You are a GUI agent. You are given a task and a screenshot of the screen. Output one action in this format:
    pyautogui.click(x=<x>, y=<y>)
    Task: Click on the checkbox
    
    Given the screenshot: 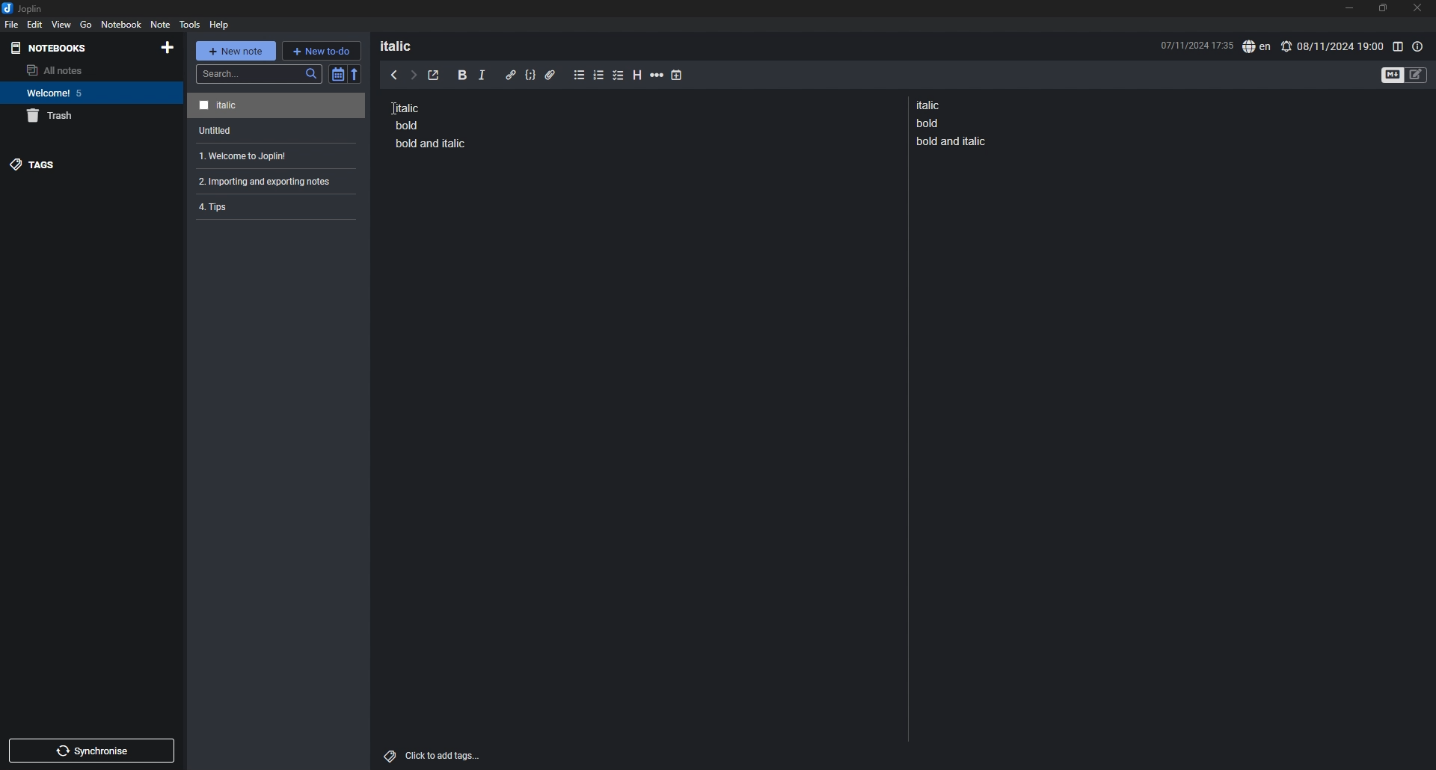 What is the action you would take?
    pyautogui.click(x=619, y=76)
    